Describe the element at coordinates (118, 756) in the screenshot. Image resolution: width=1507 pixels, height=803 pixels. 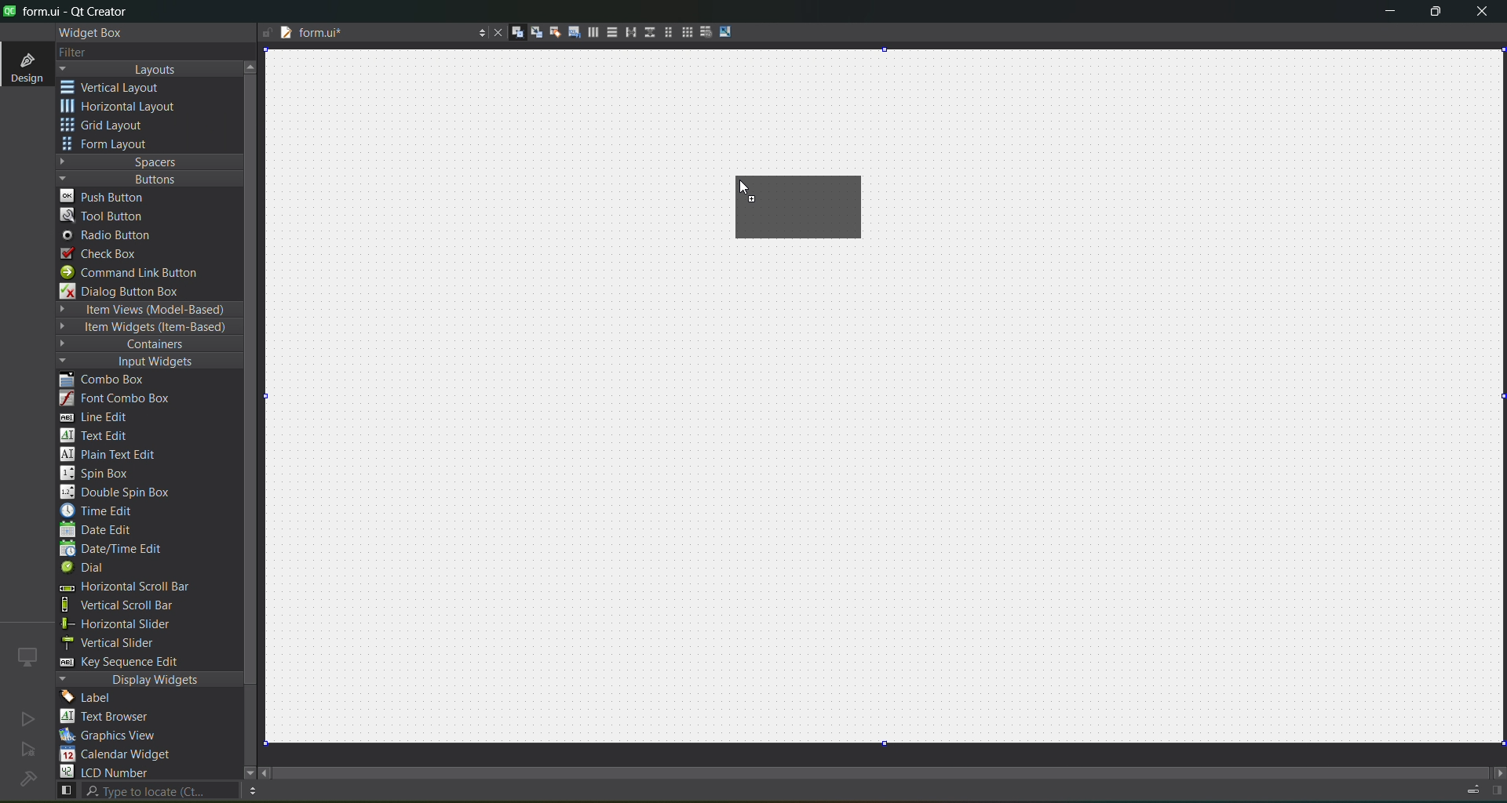
I see `calendar` at that location.